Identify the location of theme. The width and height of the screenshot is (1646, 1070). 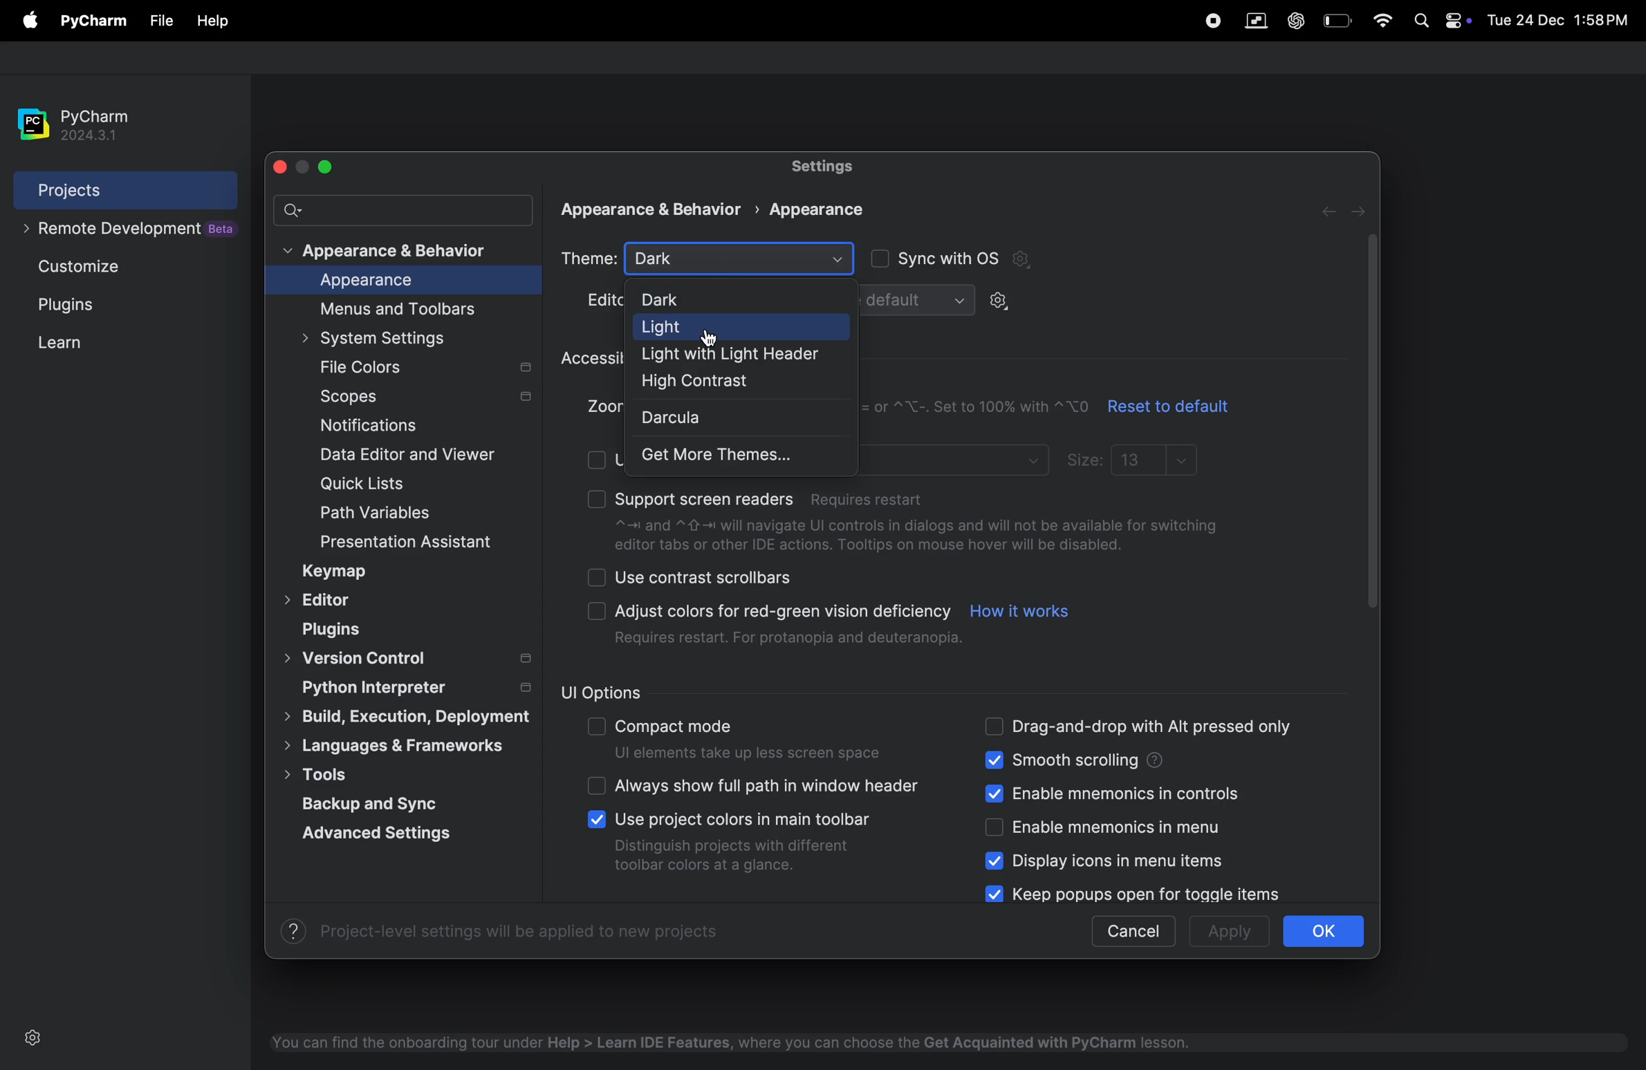
(592, 259).